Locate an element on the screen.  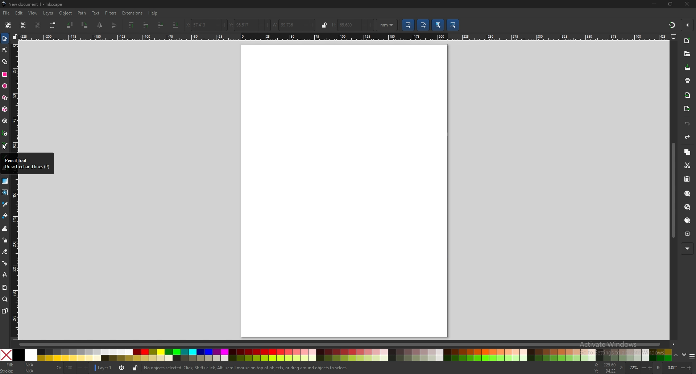
undo is located at coordinates (687, 124).